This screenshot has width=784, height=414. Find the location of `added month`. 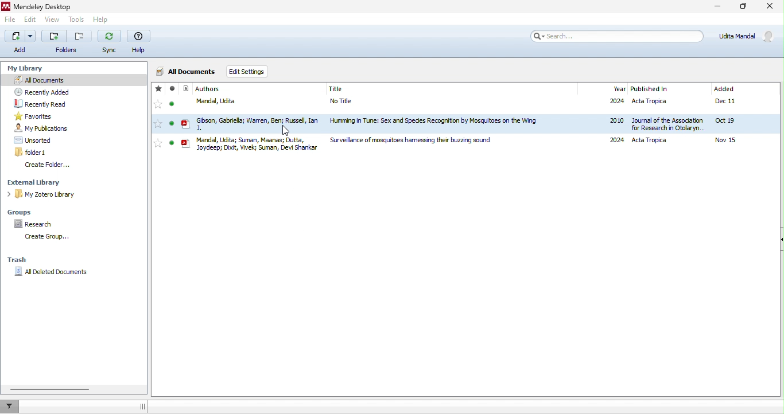

added month is located at coordinates (724, 89).